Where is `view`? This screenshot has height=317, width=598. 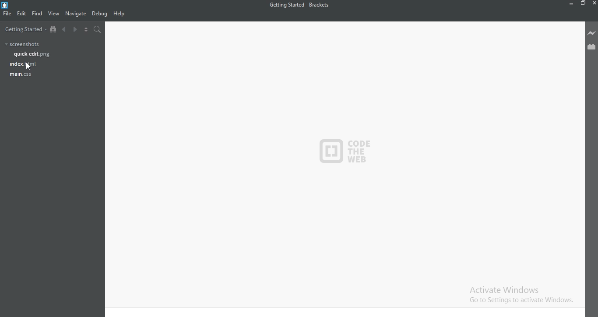 view is located at coordinates (54, 14).